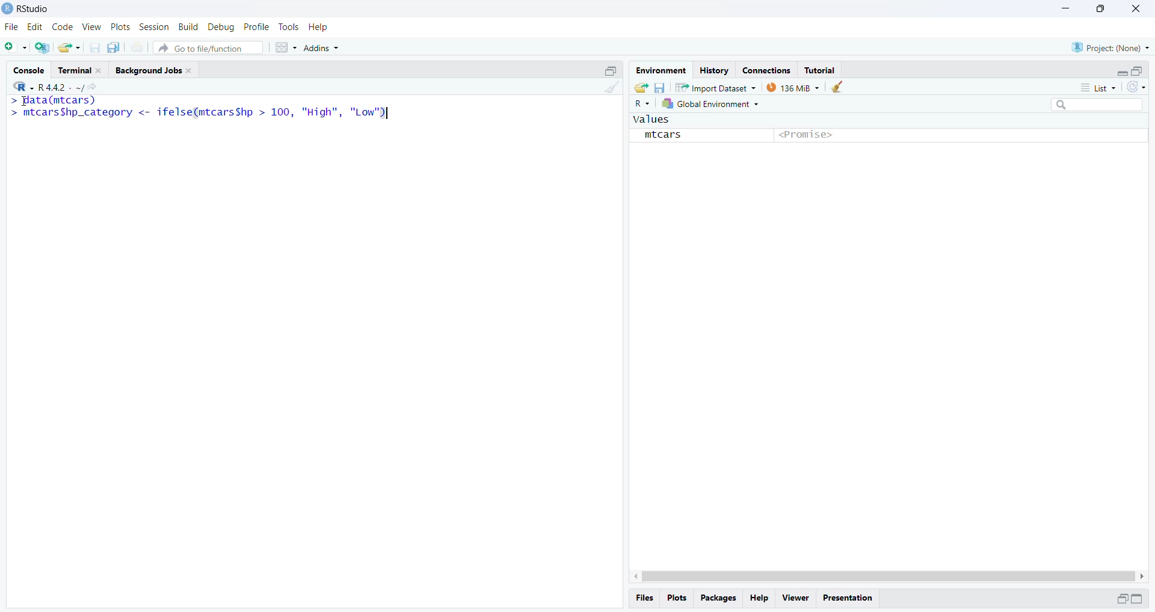 The width and height of the screenshot is (1155, 612). Describe the element at coordinates (62, 27) in the screenshot. I see `Code` at that location.